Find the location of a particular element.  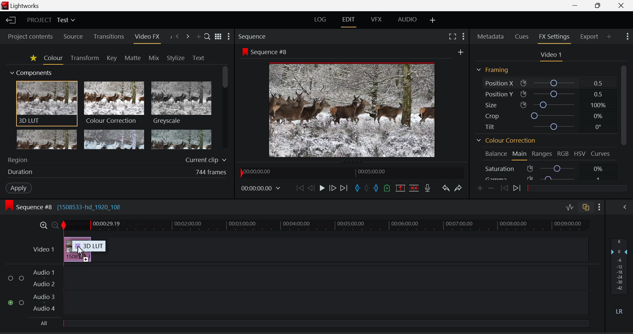

Show Settings is located at coordinates (229, 37).